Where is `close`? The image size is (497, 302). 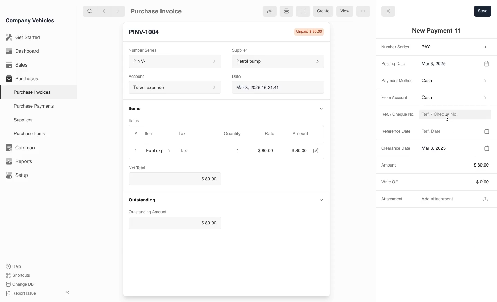 close is located at coordinates (388, 10).